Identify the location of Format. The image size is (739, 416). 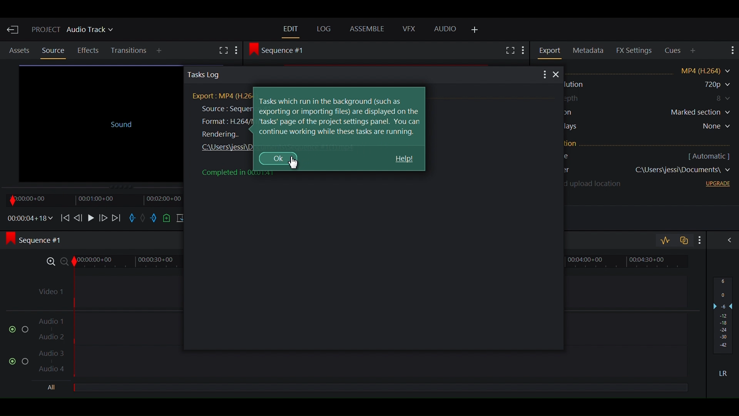
(652, 70).